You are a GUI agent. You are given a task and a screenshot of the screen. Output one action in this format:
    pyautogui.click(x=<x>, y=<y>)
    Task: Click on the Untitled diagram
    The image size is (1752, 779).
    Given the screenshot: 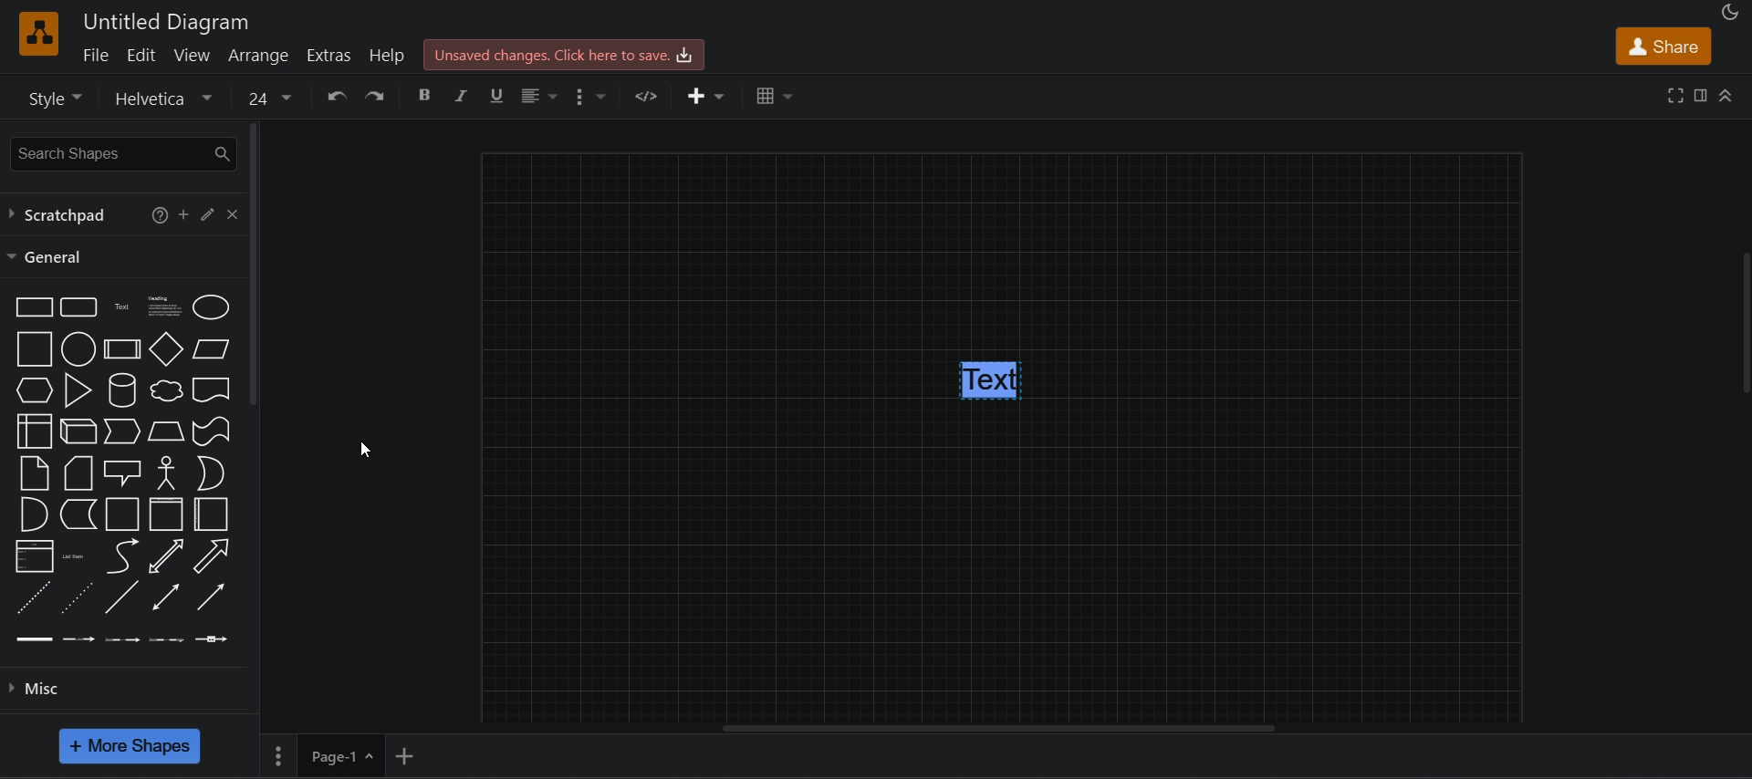 What is the action you would take?
    pyautogui.click(x=166, y=22)
    